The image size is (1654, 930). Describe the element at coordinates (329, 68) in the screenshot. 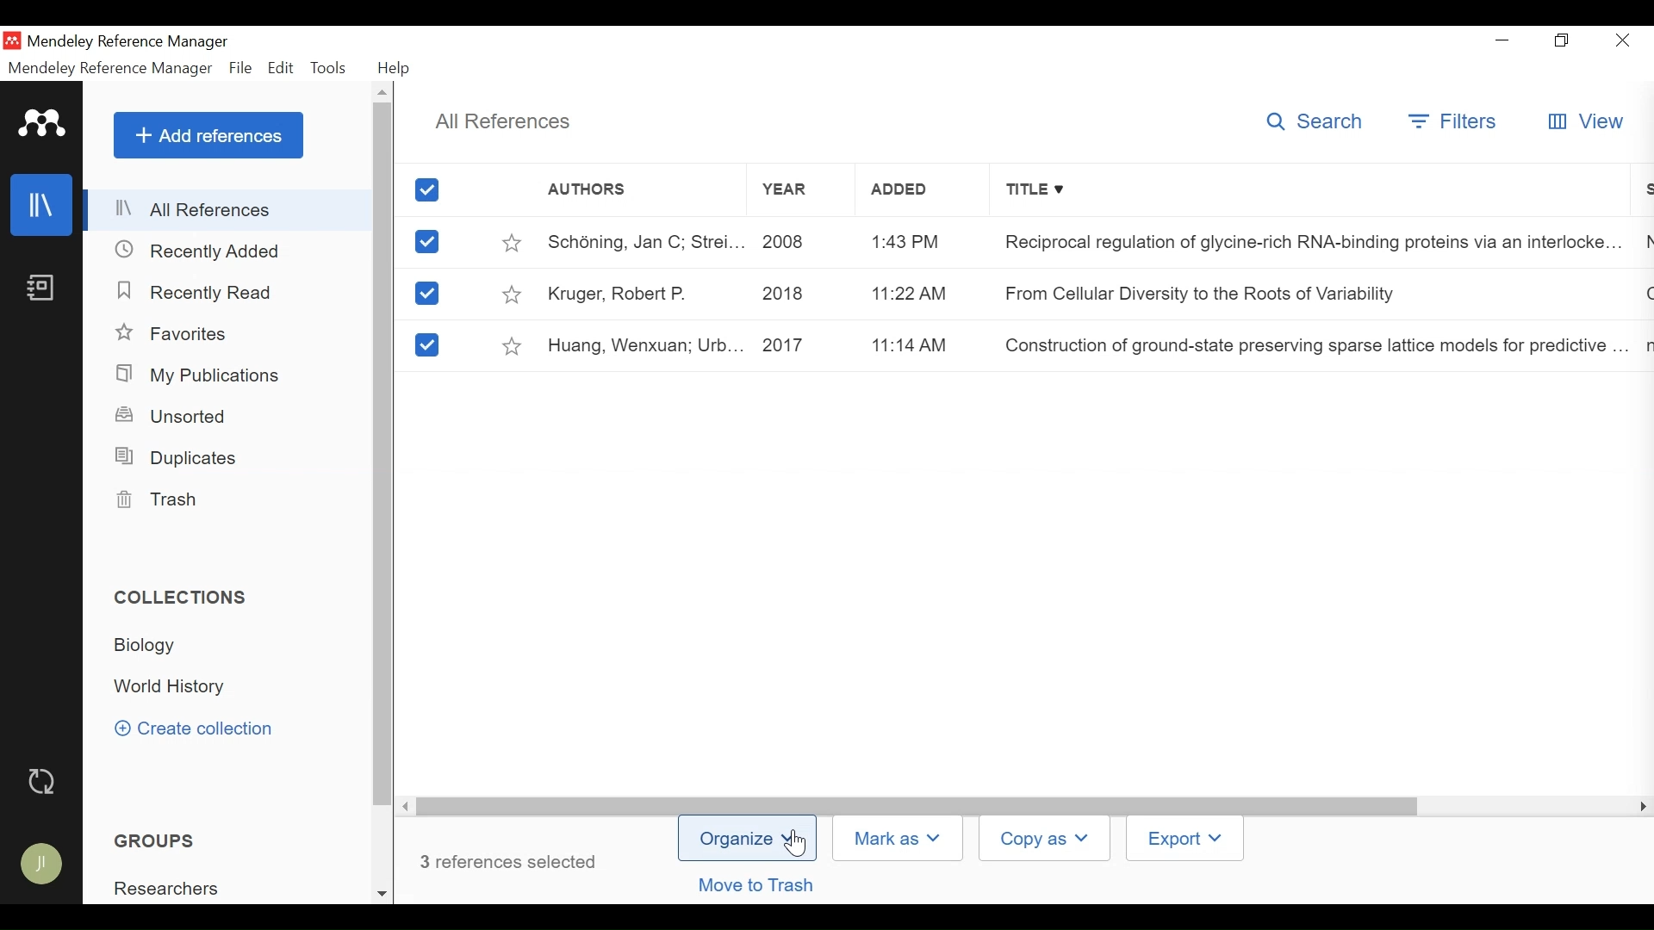

I see `Tools` at that location.